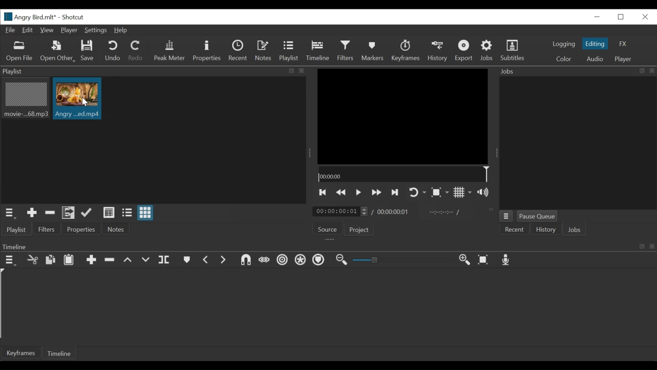  What do you see at coordinates (595, 44) in the screenshot?
I see `Editing` at bounding box center [595, 44].